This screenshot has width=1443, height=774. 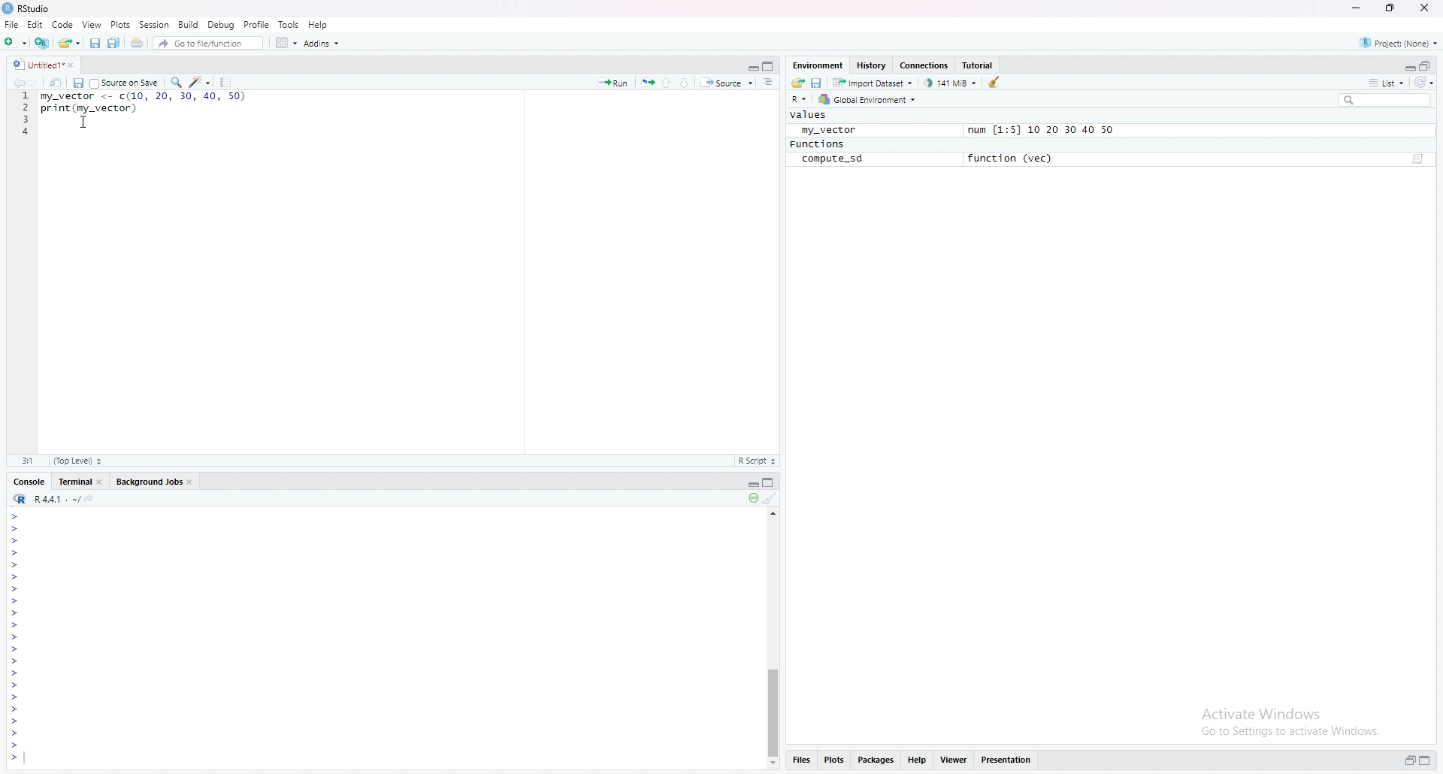 What do you see at coordinates (20, 499) in the screenshot?
I see `RStudio logo` at bounding box center [20, 499].